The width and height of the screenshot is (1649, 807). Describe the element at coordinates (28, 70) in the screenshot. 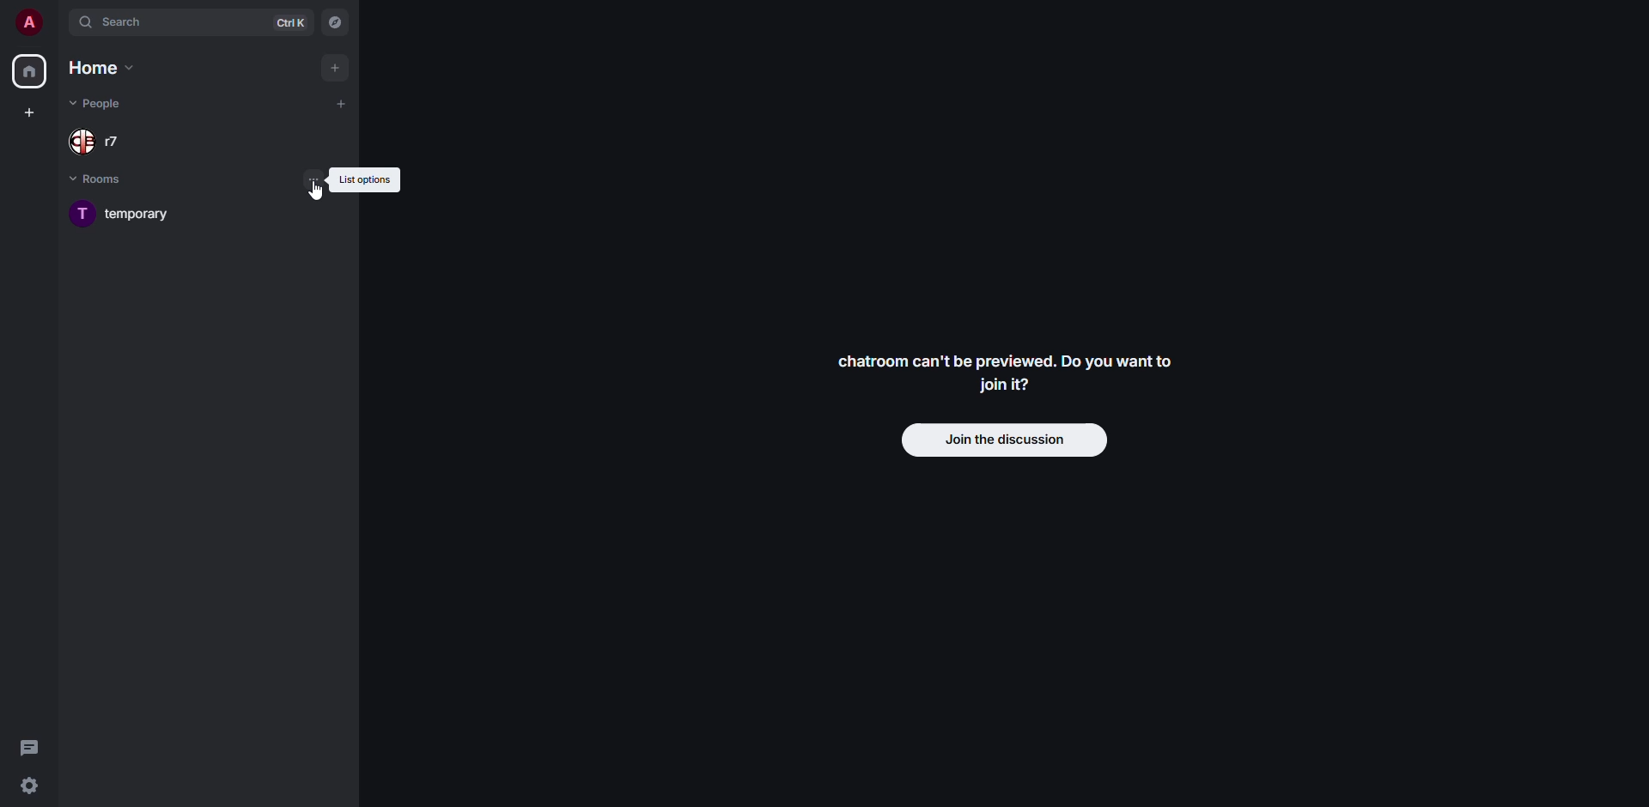

I see `home` at that location.